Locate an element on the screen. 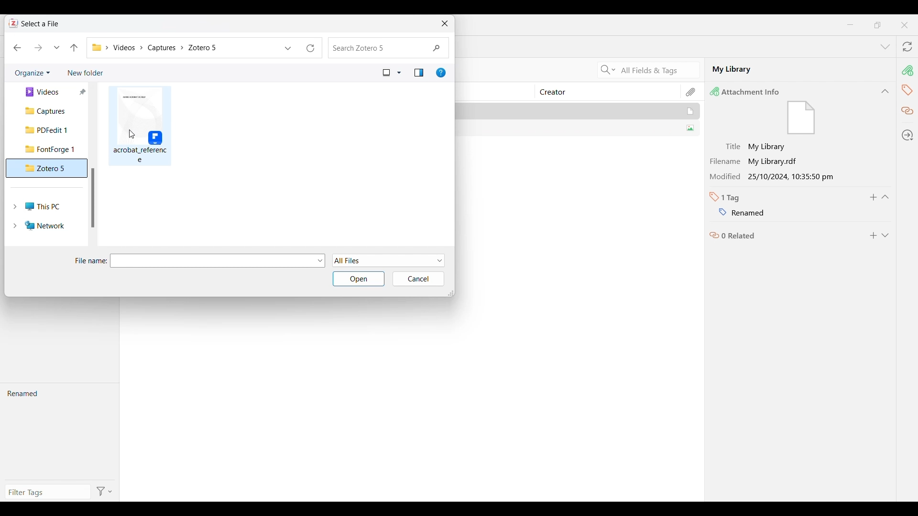 The width and height of the screenshot is (918, 516). Title My Library is located at coordinates (757, 145).